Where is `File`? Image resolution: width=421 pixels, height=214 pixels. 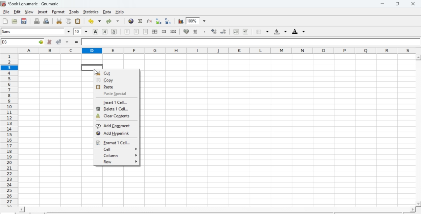 File is located at coordinates (6, 12).